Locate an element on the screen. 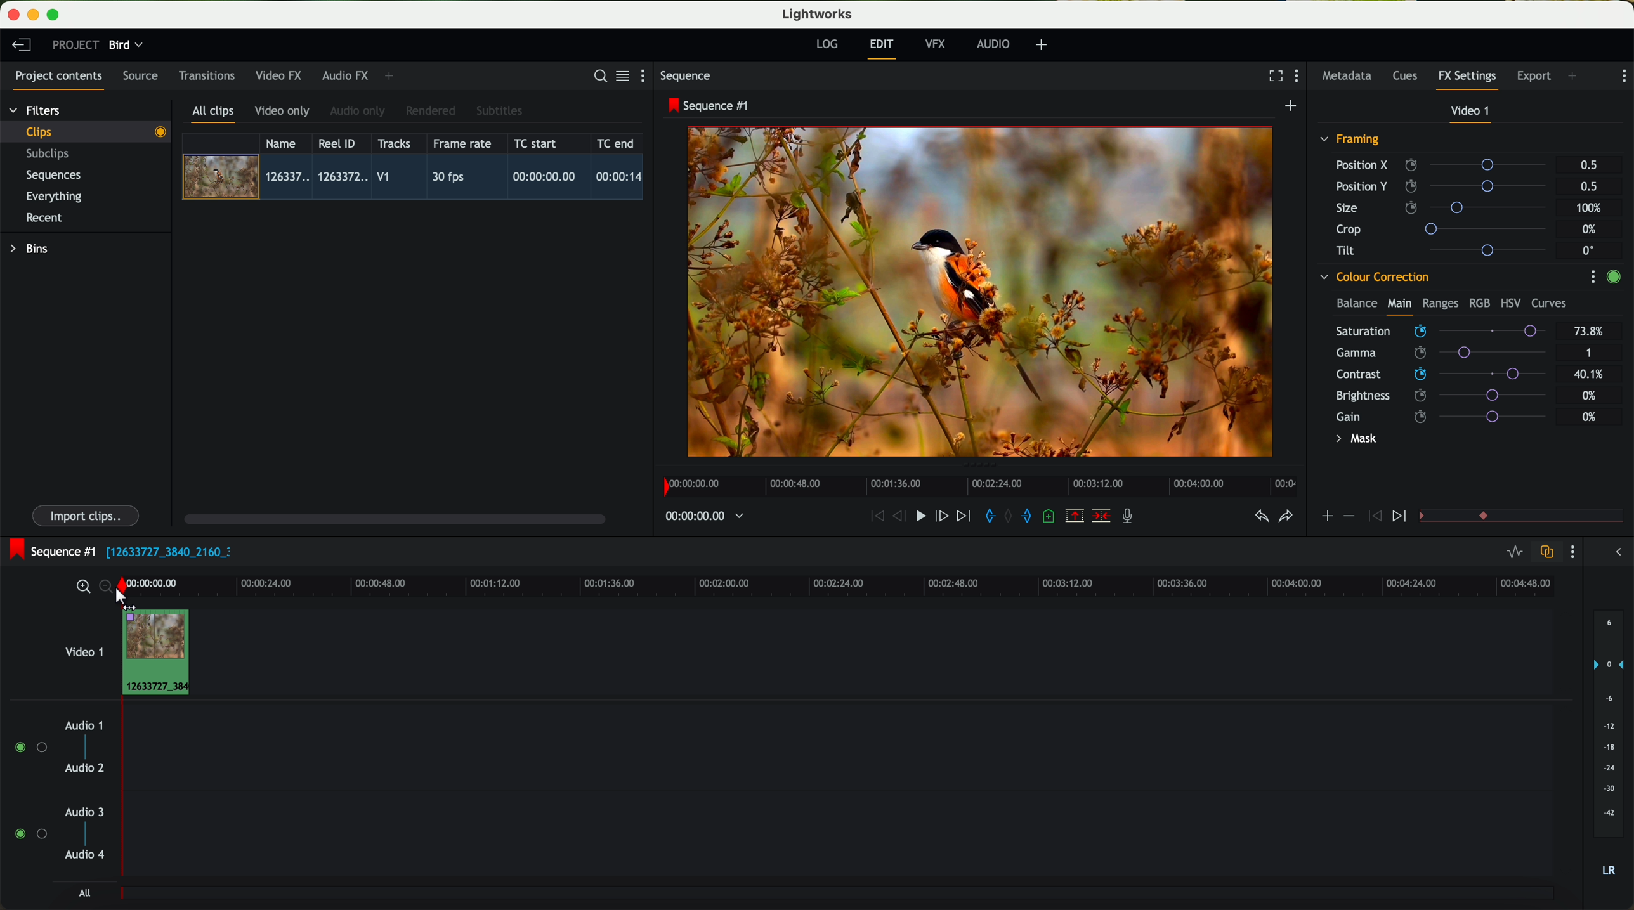  icon is located at coordinates (1326, 517).